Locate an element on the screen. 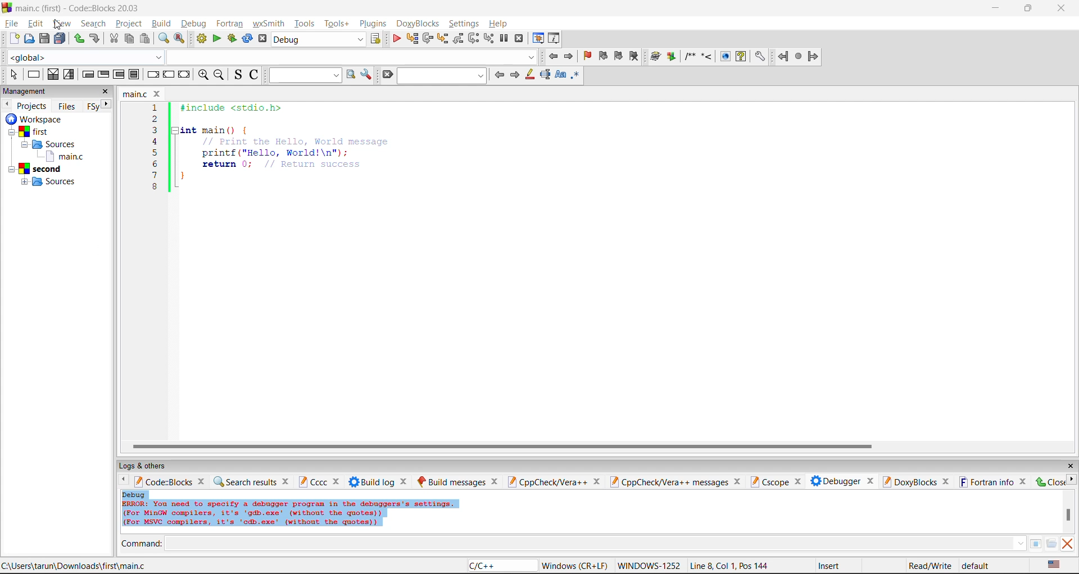 The image size is (1079, 574). show select target dialog is located at coordinates (377, 40).